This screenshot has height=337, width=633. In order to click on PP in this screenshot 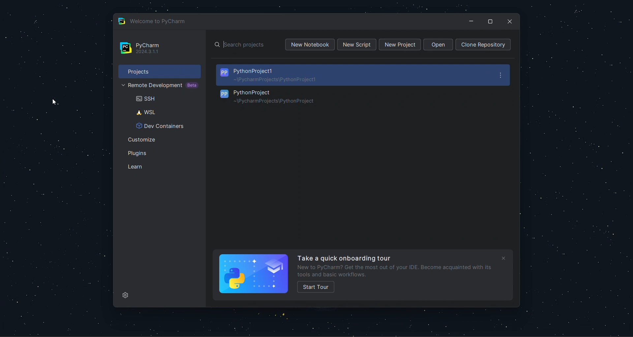, I will do `click(224, 72)`.